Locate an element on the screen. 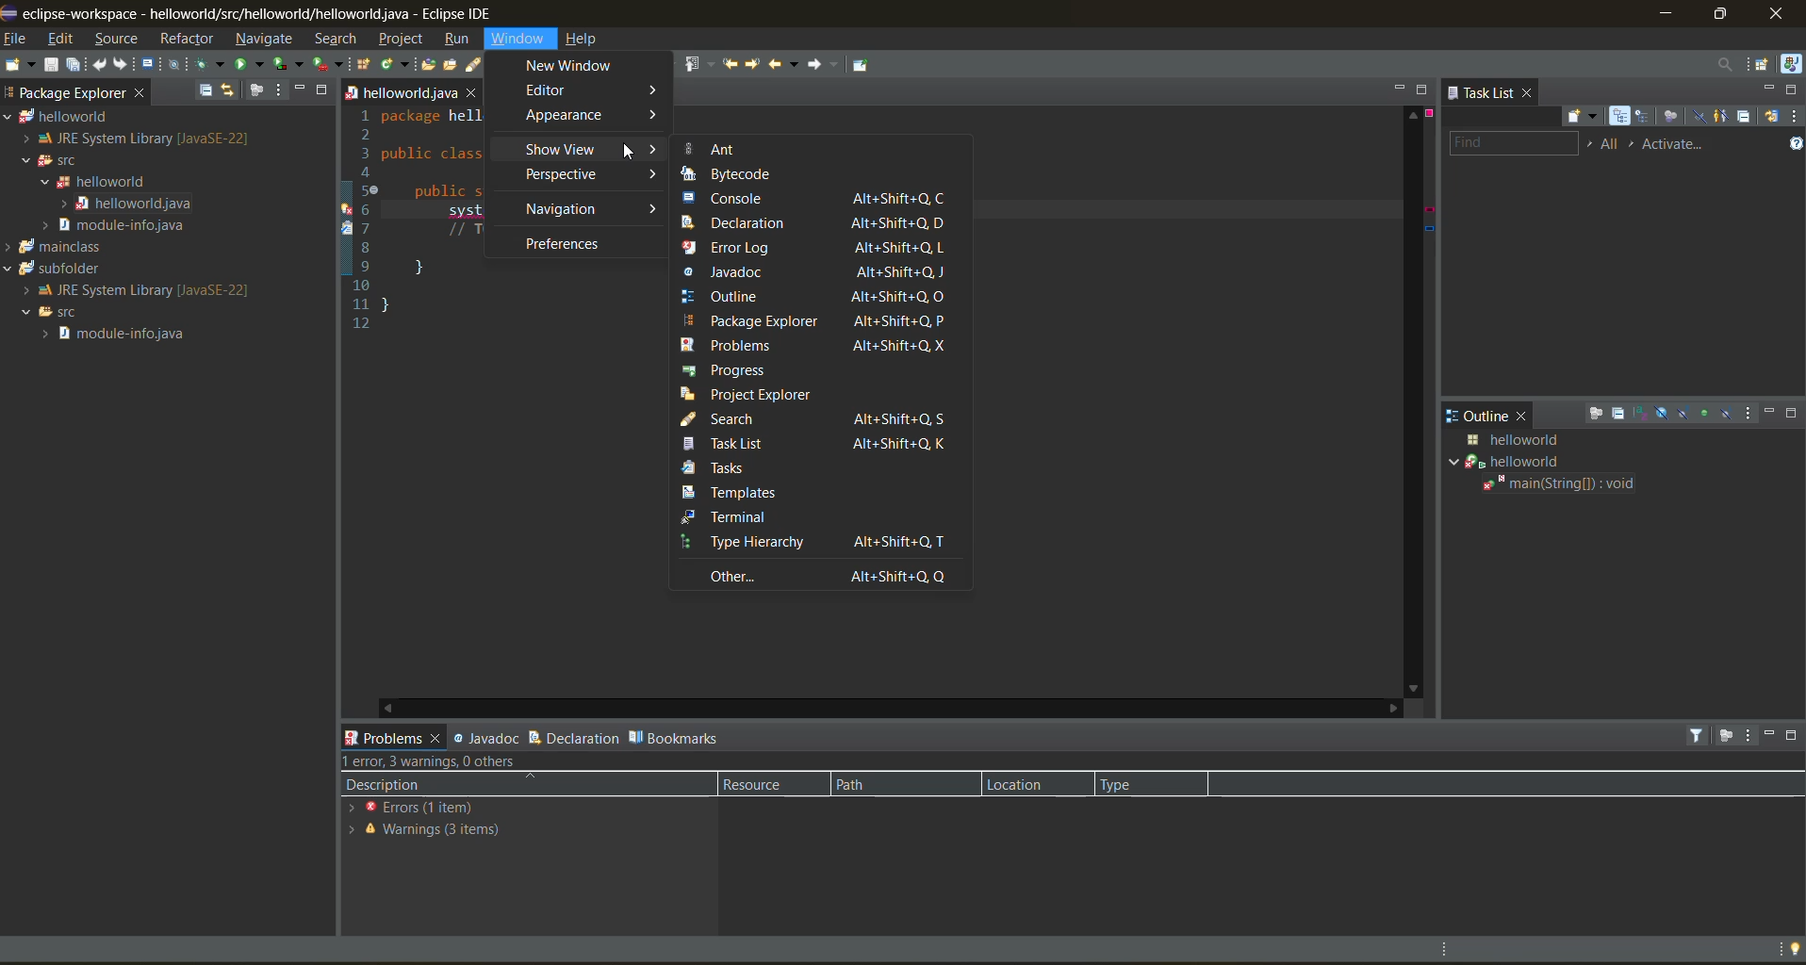 This screenshot has height=965, width=1806. tip of the day is located at coordinates (1793, 949).